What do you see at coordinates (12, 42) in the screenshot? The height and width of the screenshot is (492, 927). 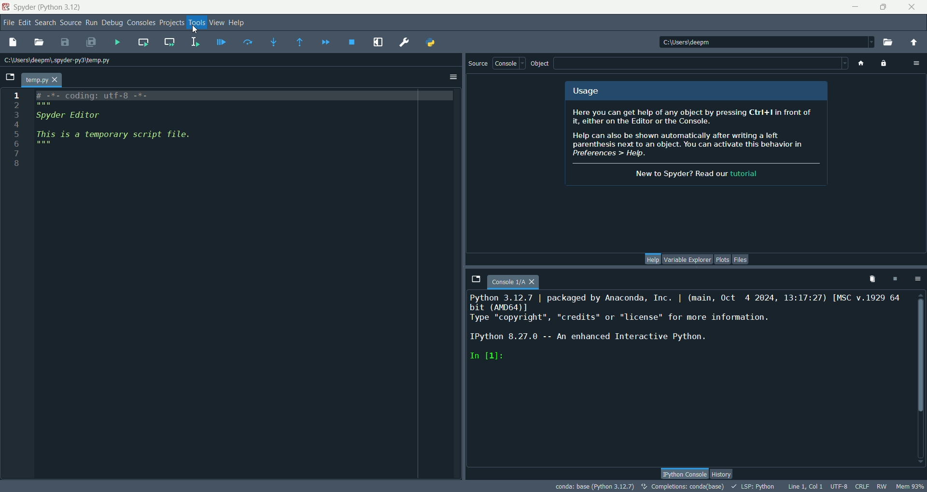 I see `new` at bounding box center [12, 42].